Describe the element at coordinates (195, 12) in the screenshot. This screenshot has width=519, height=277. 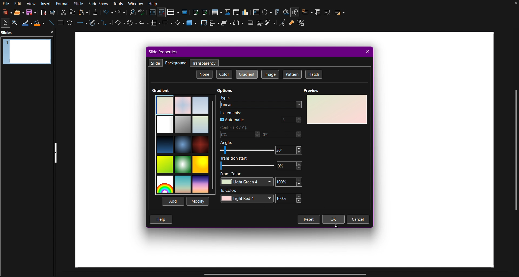
I see `Start from First Slide` at that location.